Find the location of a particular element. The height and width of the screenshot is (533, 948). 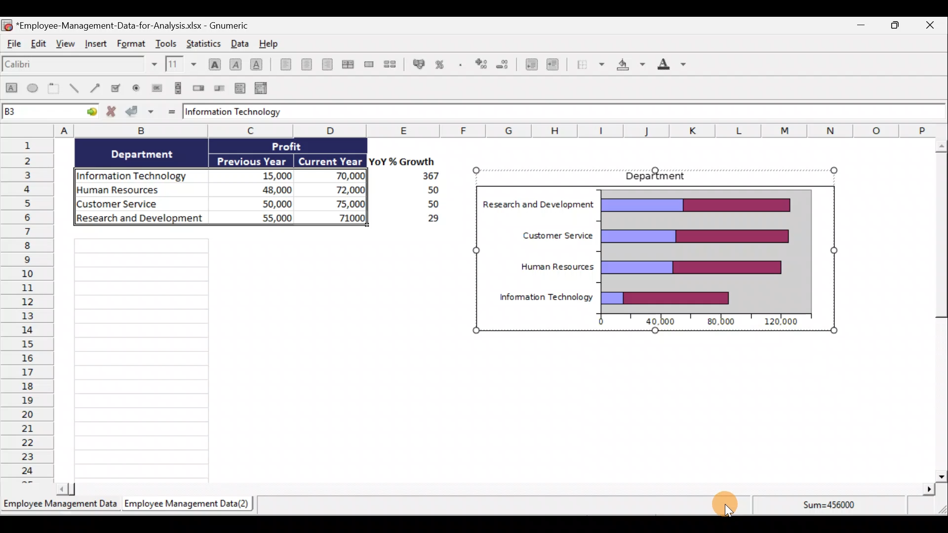

Italic is located at coordinates (236, 64).